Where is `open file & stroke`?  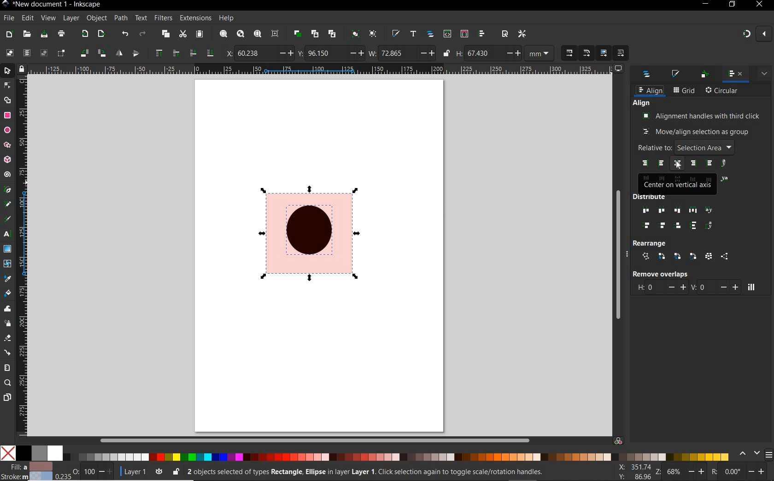
open file & stroke is located at coordinates (396, 33).